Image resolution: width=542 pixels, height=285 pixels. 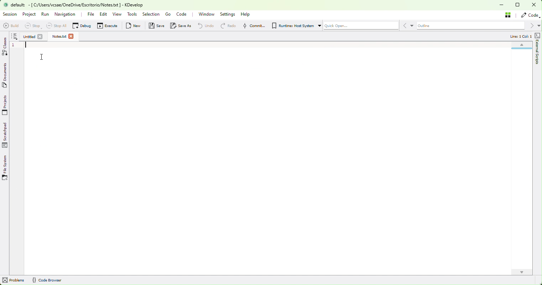 I want to click on Outline, so click(x=470, y=26).